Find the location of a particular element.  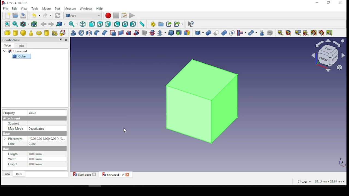

isometric is located at coordinates (83, 24).